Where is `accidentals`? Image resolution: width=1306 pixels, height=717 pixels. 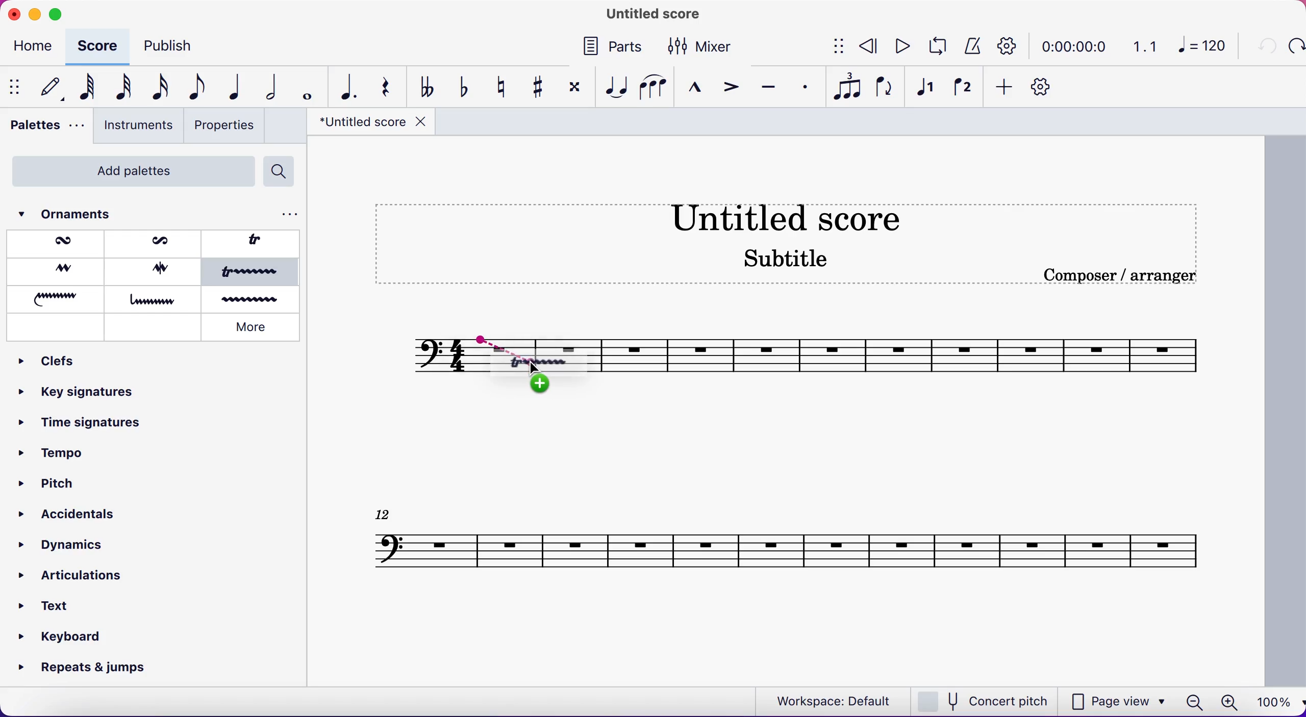
accidentals is located at coordinates (64, 510).